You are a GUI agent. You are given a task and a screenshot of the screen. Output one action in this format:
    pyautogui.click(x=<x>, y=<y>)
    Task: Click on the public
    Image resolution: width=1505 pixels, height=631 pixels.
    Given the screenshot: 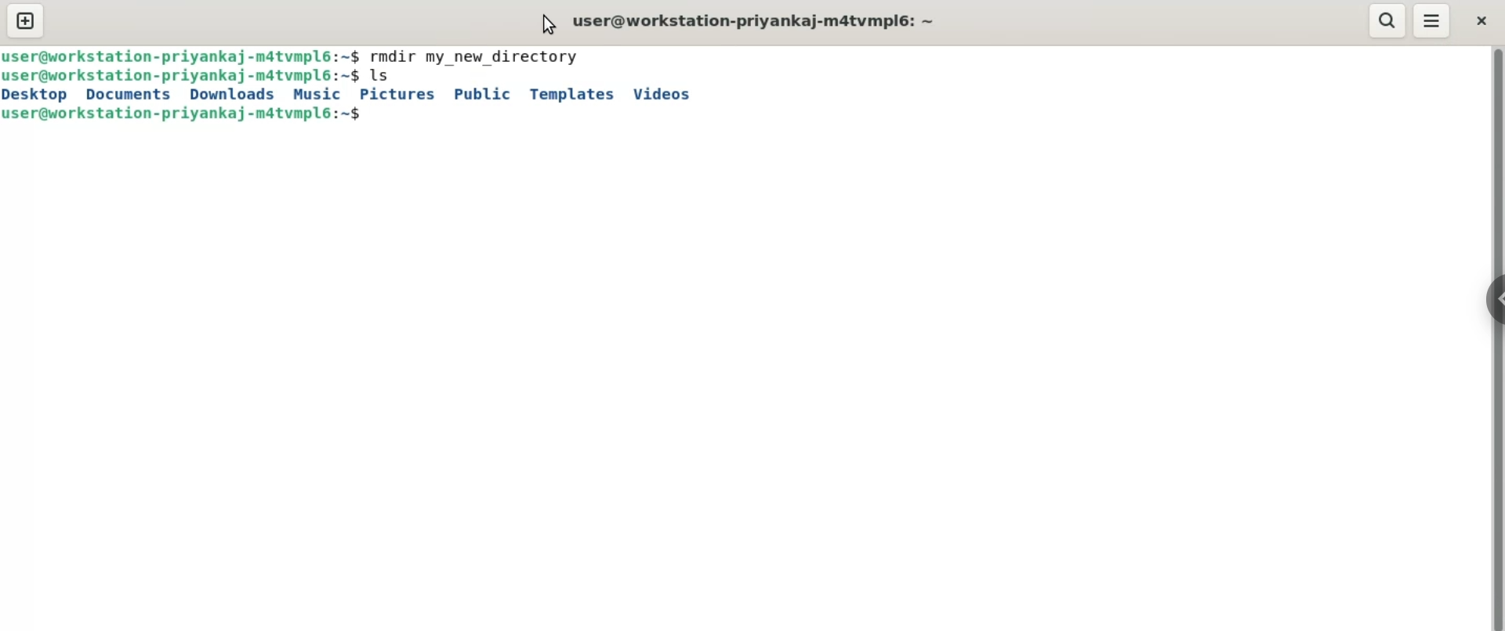 What is the action you would take?
    pyautogui.click(x=483, y=94)
    